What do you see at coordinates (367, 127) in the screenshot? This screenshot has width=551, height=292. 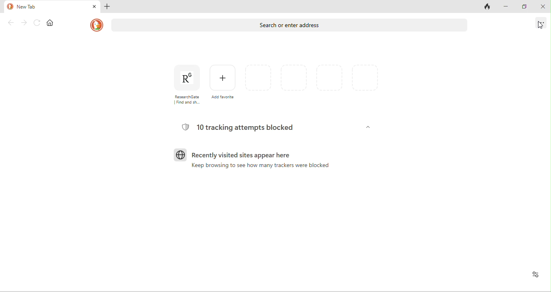 I see `dropdown` at bounding box center [367, 127].